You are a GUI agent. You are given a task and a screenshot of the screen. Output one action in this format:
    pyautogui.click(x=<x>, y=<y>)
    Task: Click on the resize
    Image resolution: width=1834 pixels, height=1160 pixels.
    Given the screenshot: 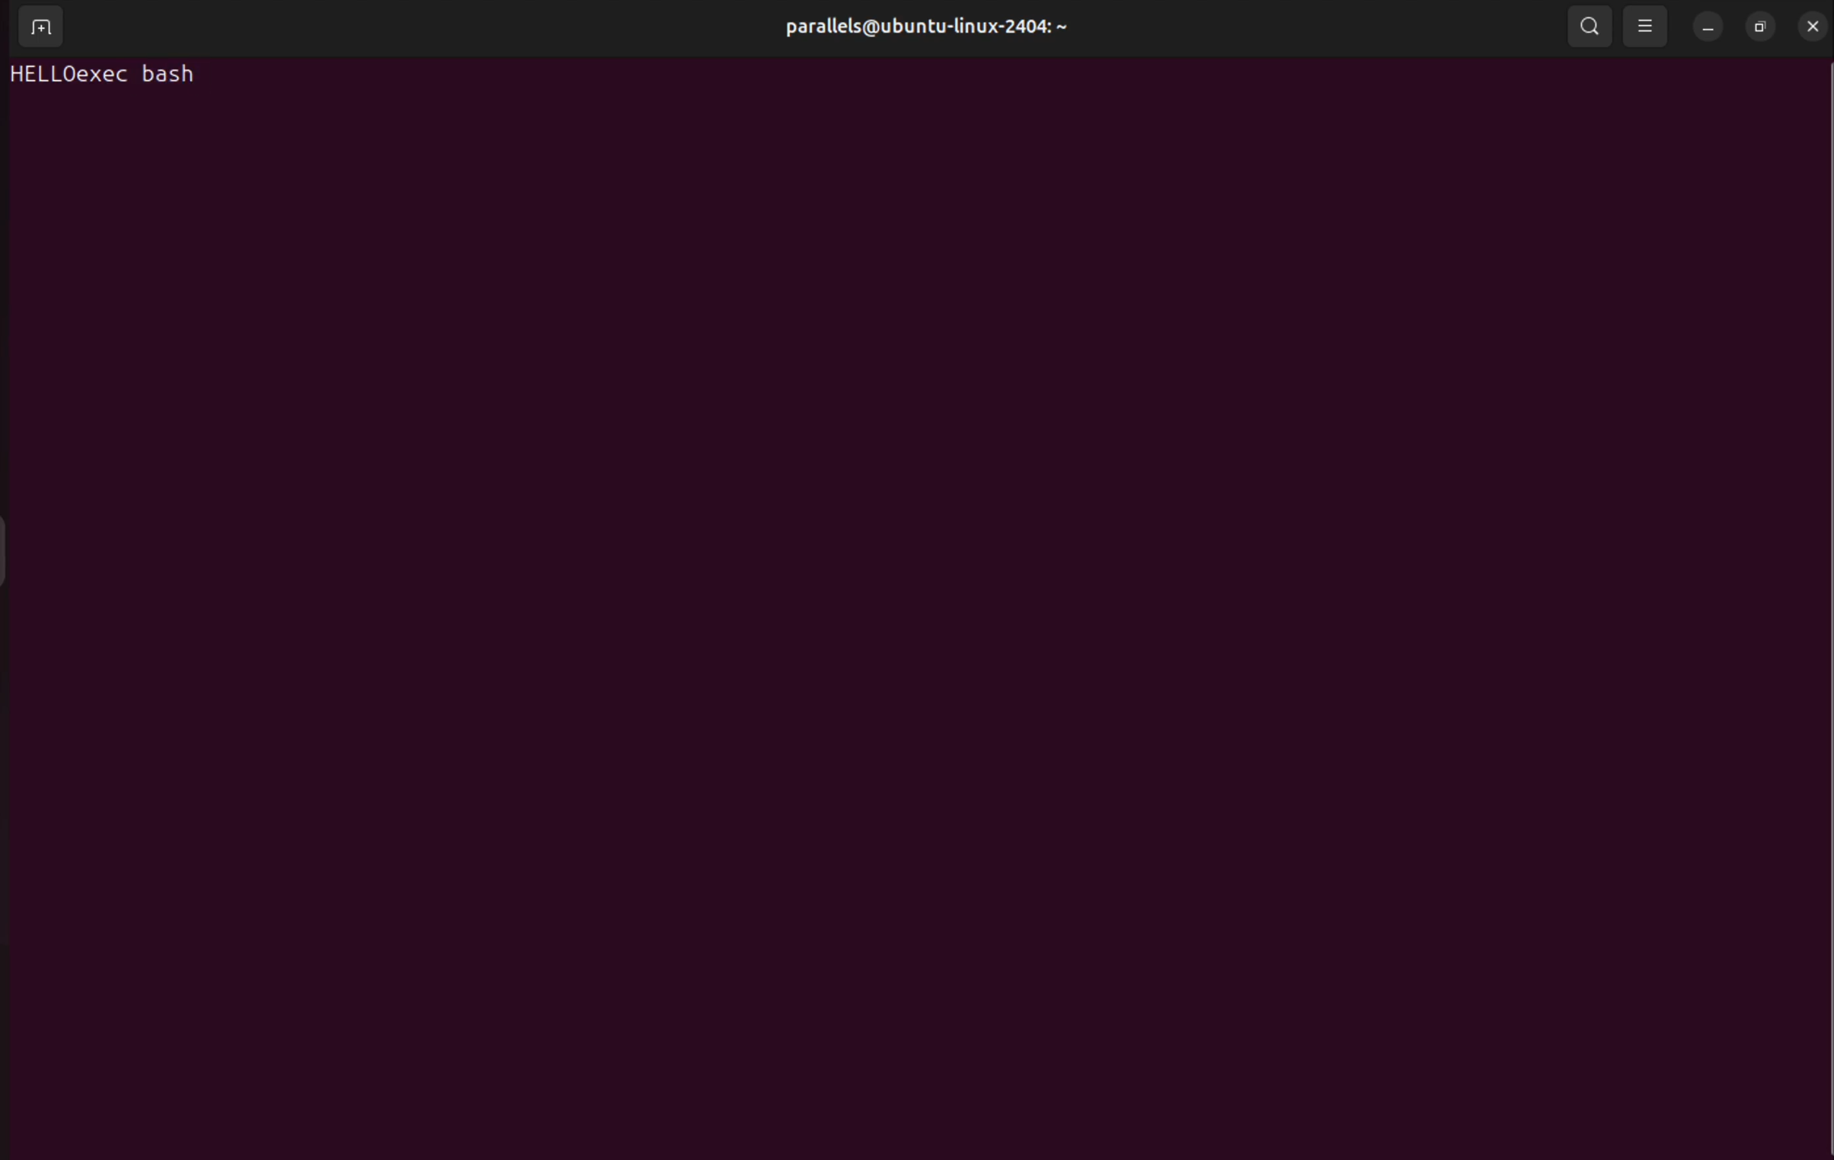 What is the action you would take?
    pyautogui.click(x=1762, y=23)
    